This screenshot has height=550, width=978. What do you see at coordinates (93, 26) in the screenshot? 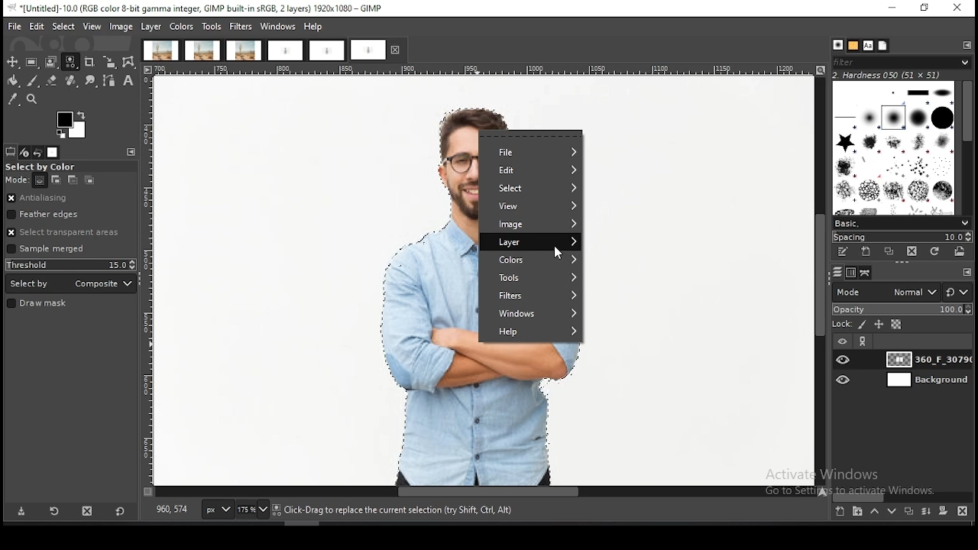
I see `view` at bounding box center [93, 26].